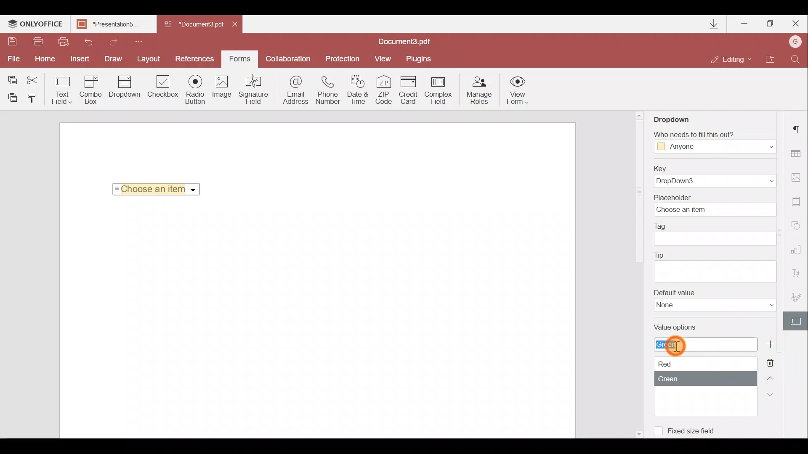  I want to click on Find, so click(797, 59).